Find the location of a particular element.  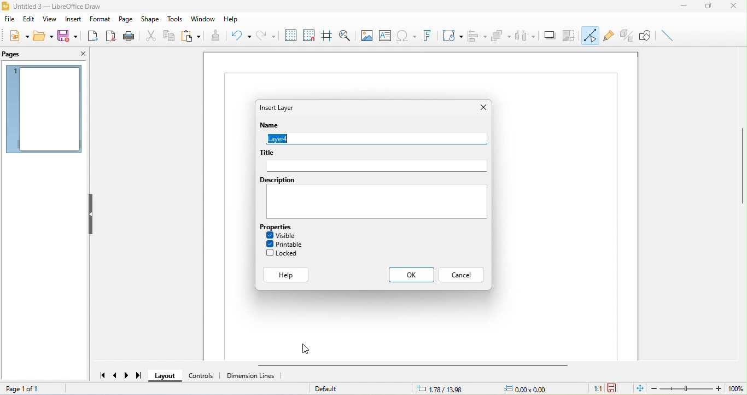

copy is located at coordinates (170, 36).